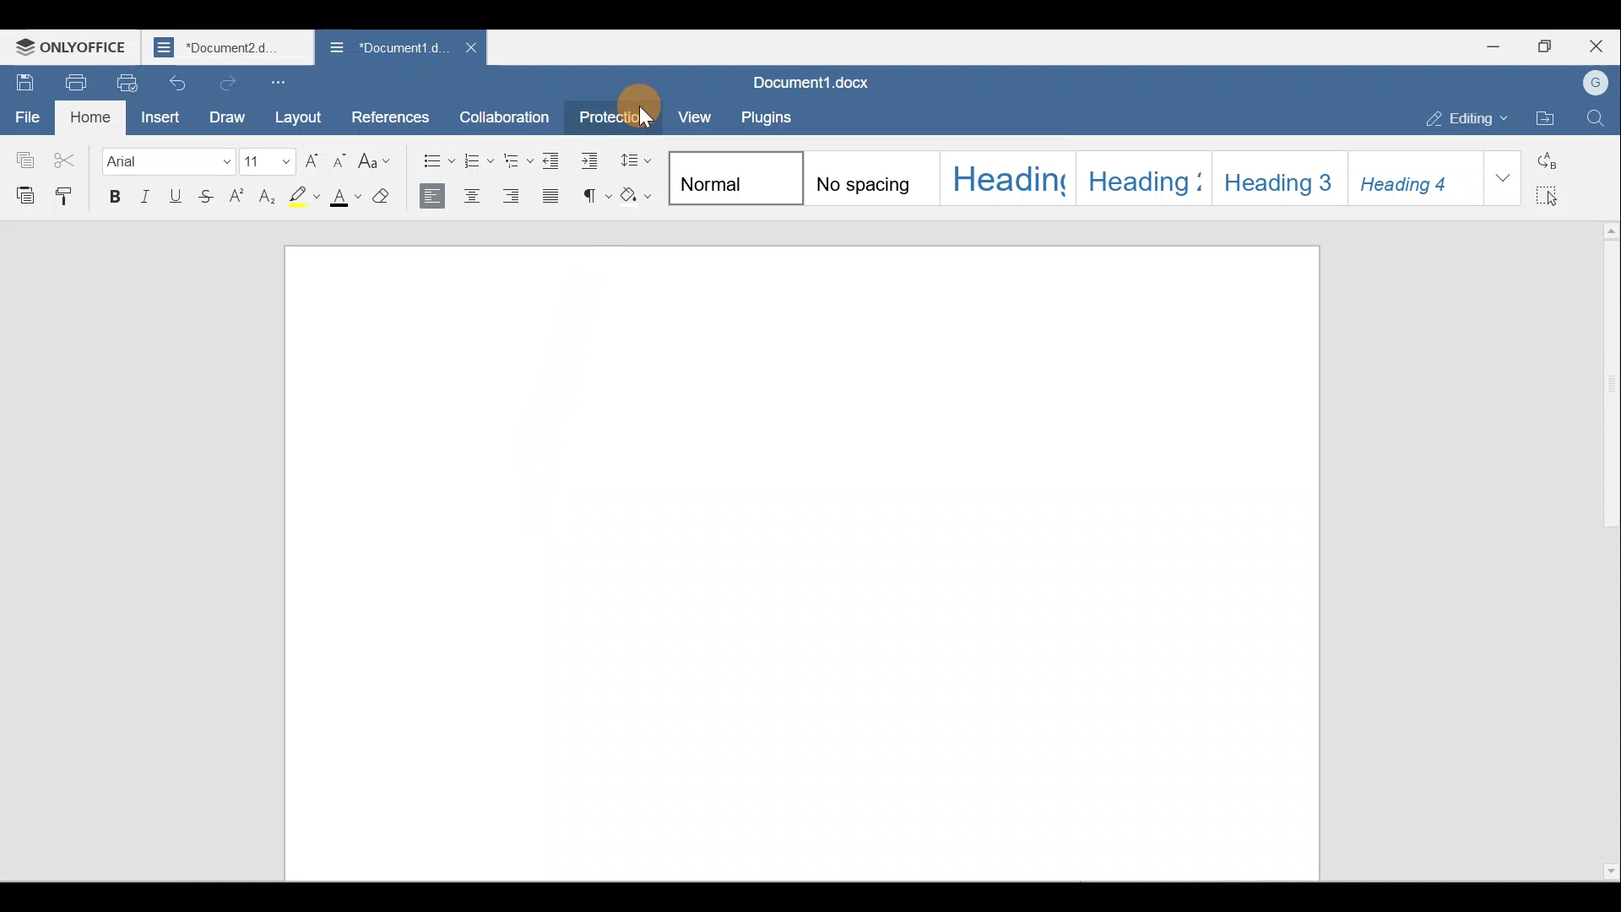 Image resolution: width=1621 pixels, height=912 pixels. I want to click on Italic, so click(148, 196).